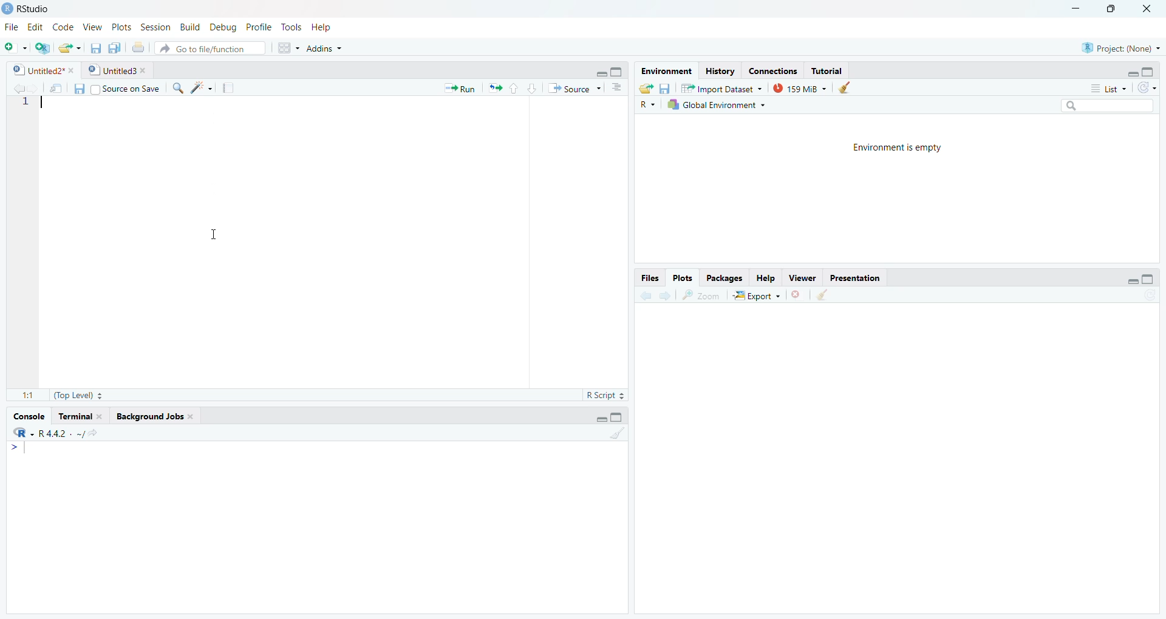  What do you see at coordinates (766, 279) in the screenshot?
I see `Help` at bounding box center [766, 279].